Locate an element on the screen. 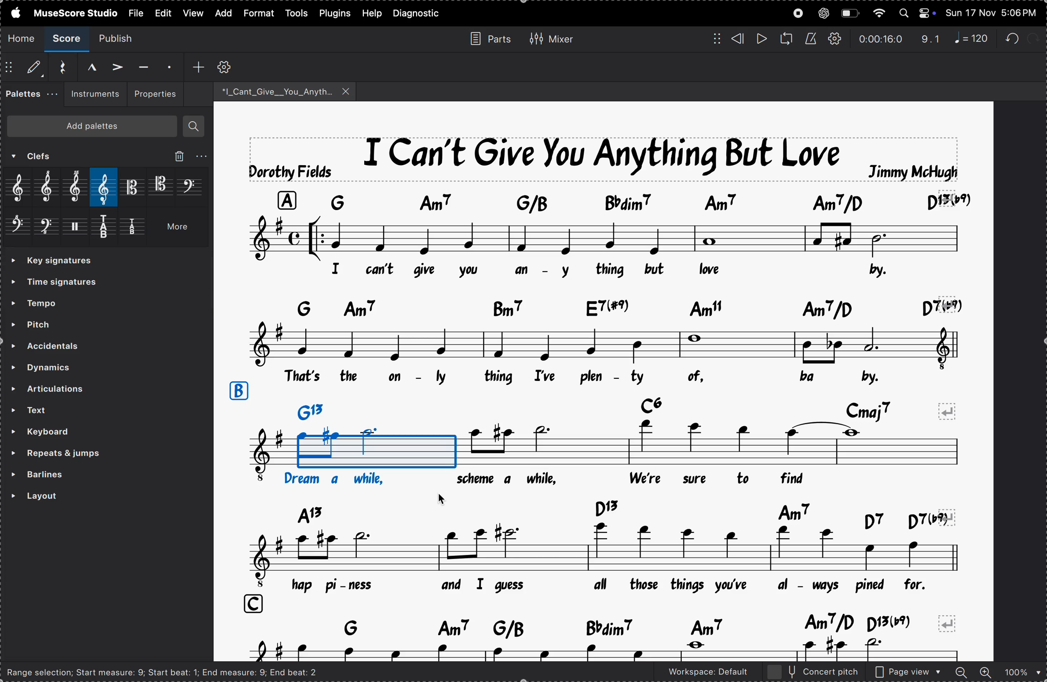  Clefs is located at coordinates (68, 157).